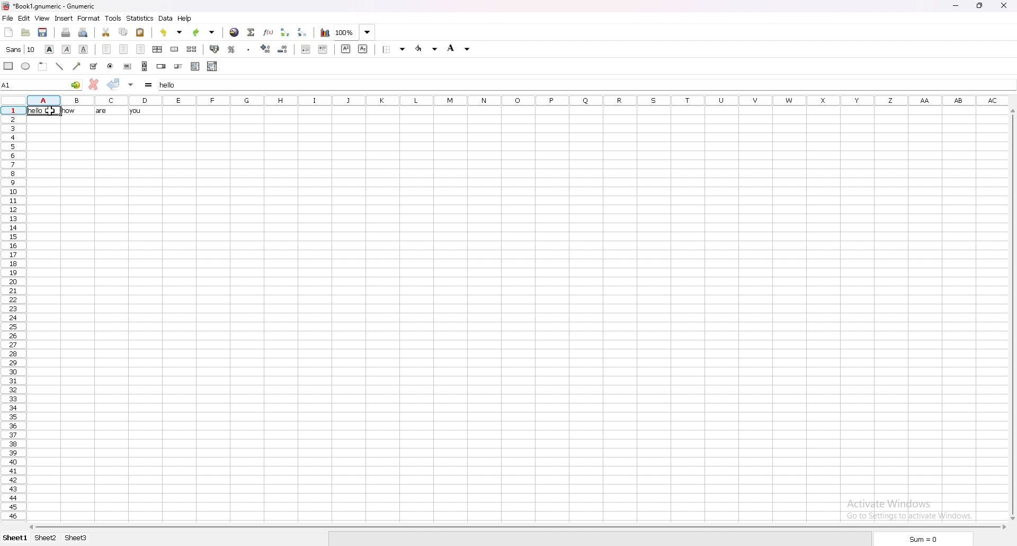 The width and height of the screenshot is (1017, 546). Describe the element at coordinates (1005, 6) in the screenshot. I see `close` at that location.